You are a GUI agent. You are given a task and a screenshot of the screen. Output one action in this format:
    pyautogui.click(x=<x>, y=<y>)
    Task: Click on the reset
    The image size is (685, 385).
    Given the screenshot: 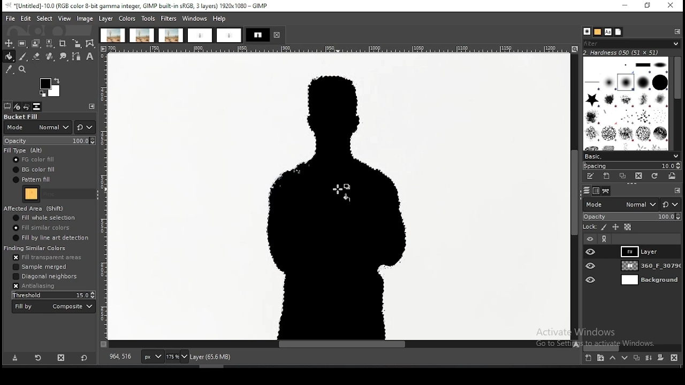 What is the action you would take?
    pyautogui.click(x=85, y=127)
    